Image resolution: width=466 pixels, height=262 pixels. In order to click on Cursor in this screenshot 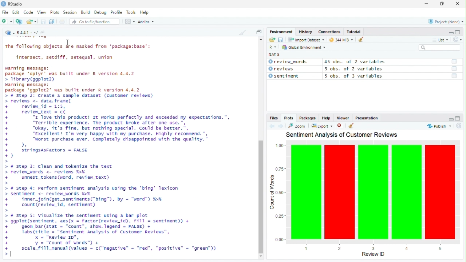, I will do `click(68, 43)`.